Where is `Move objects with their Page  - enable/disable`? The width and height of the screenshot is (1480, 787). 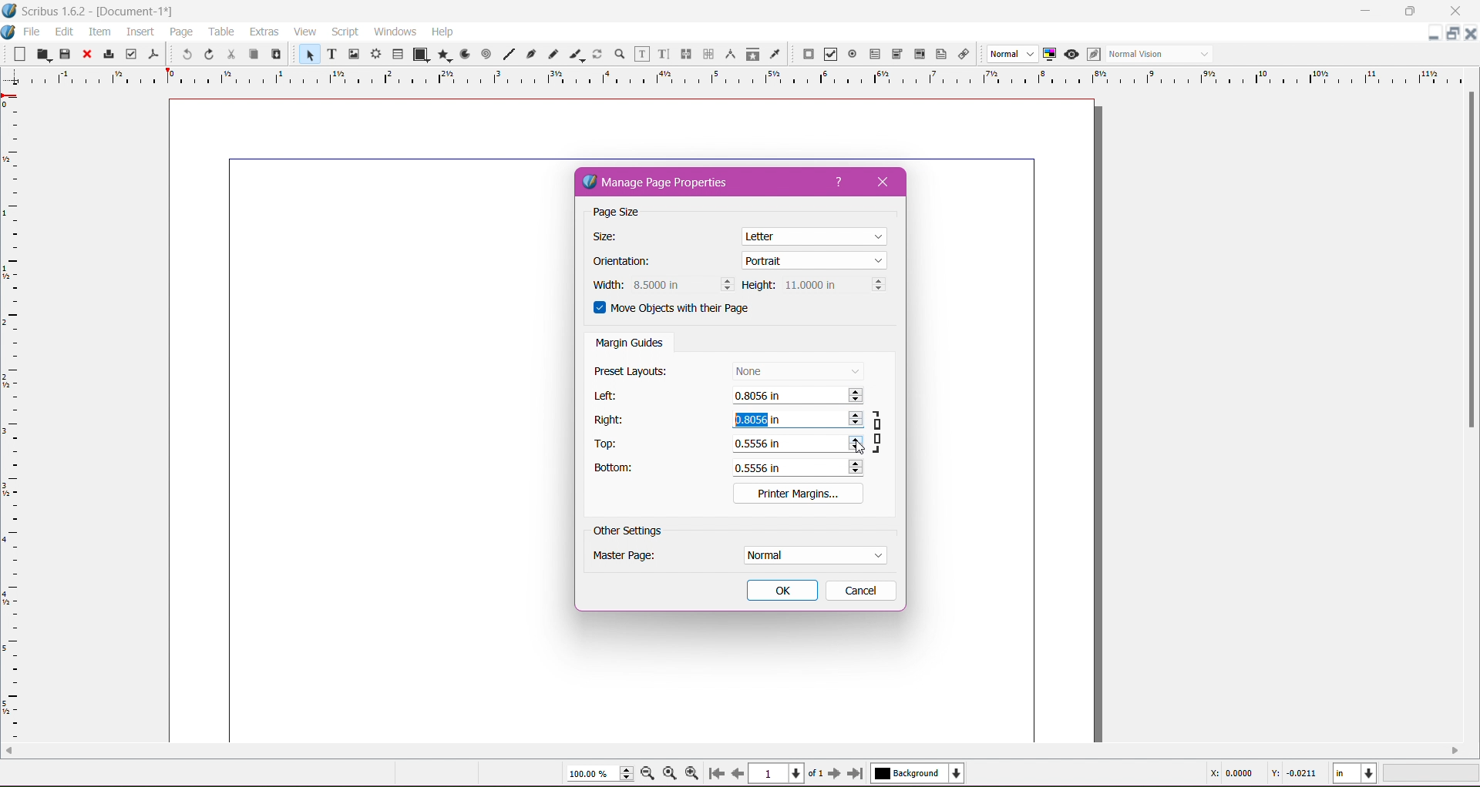 Move objects with their Page  - enable/disable is located at coordinates (681, 310).